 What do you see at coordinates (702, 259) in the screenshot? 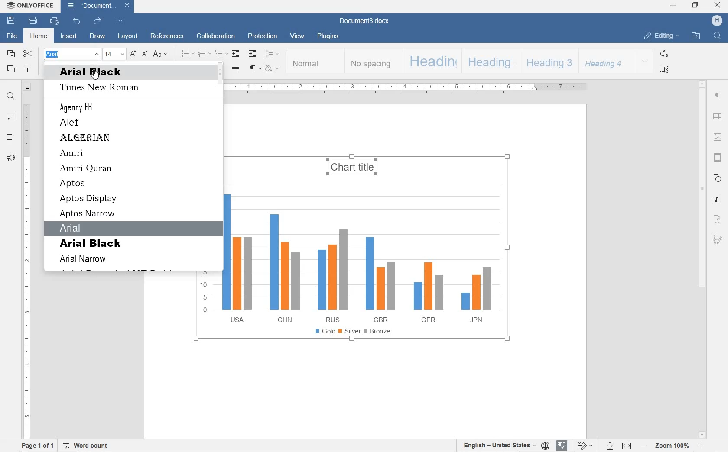
I see `SCROLLBAR` at bounding box center [702, 259].